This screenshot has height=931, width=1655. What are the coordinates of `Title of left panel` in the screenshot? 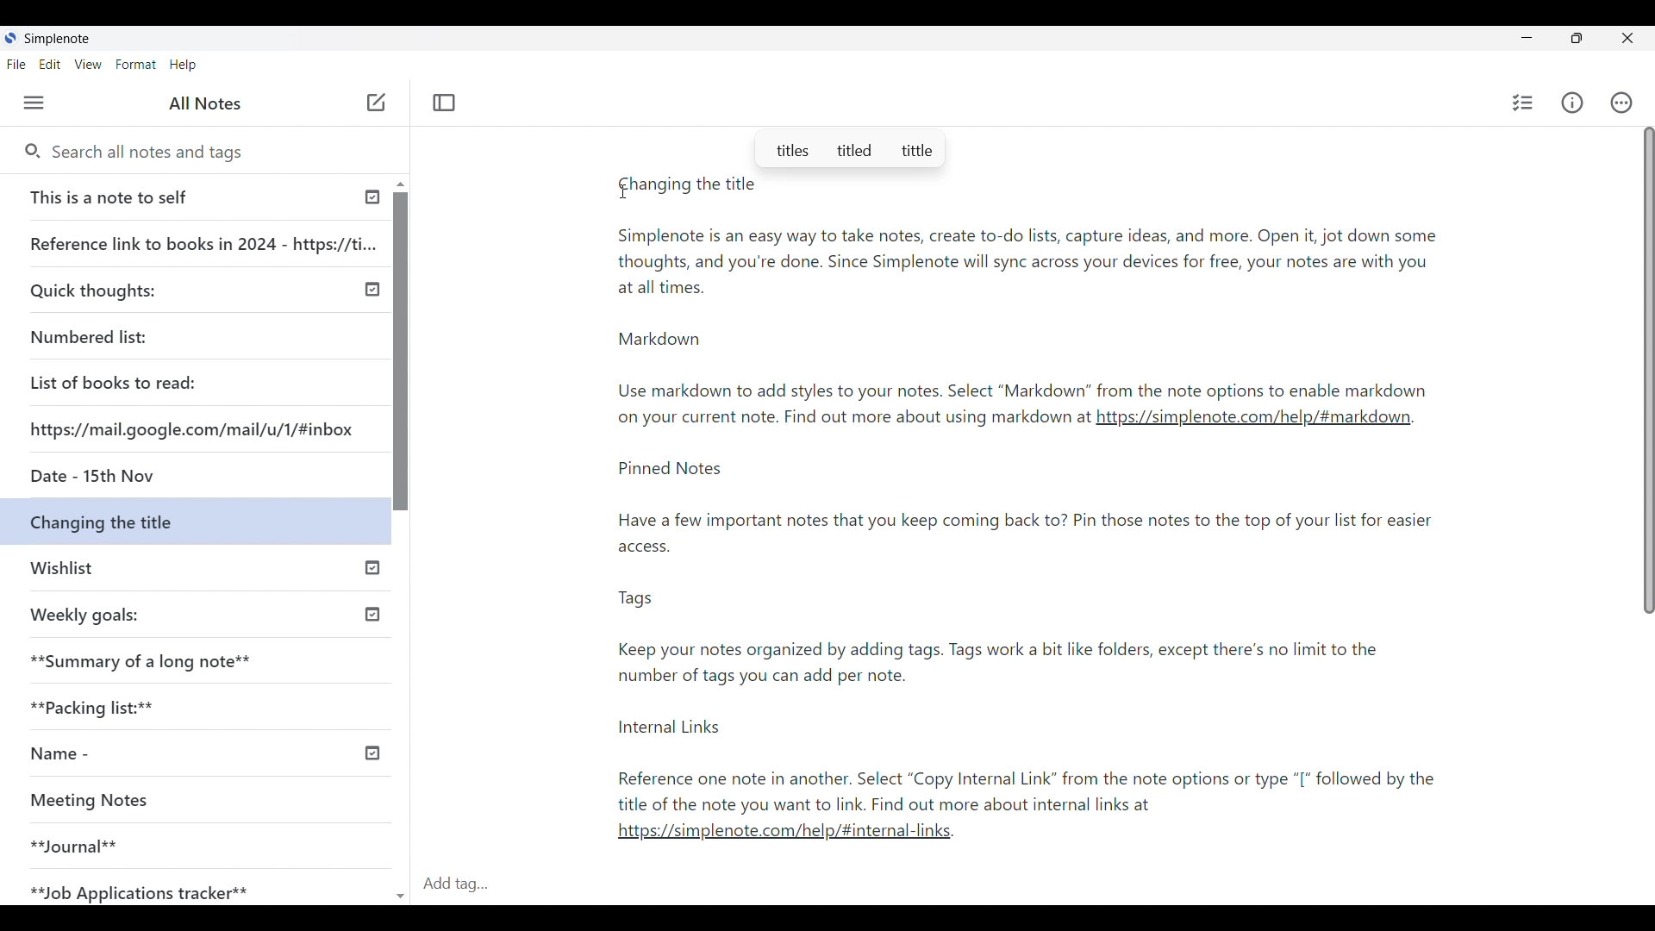 It's located at (205, 103).